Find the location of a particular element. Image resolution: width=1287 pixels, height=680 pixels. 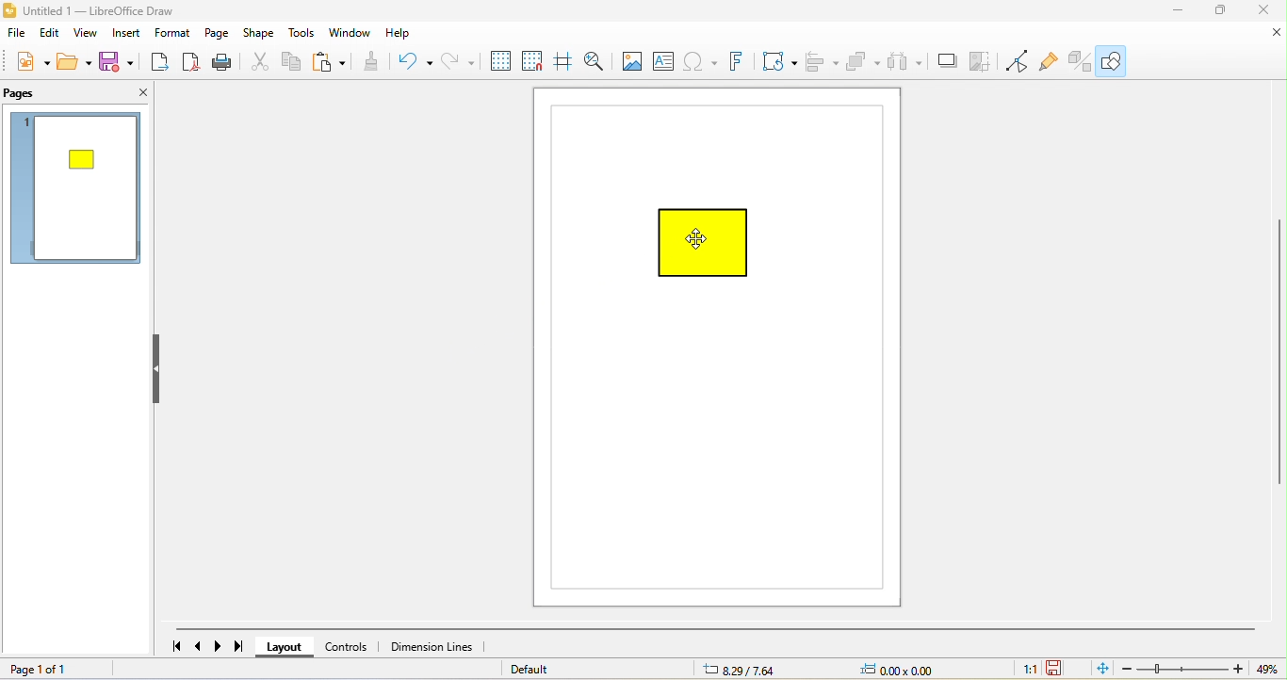

0.00 x0.00 is located at coordinates (913, 668).